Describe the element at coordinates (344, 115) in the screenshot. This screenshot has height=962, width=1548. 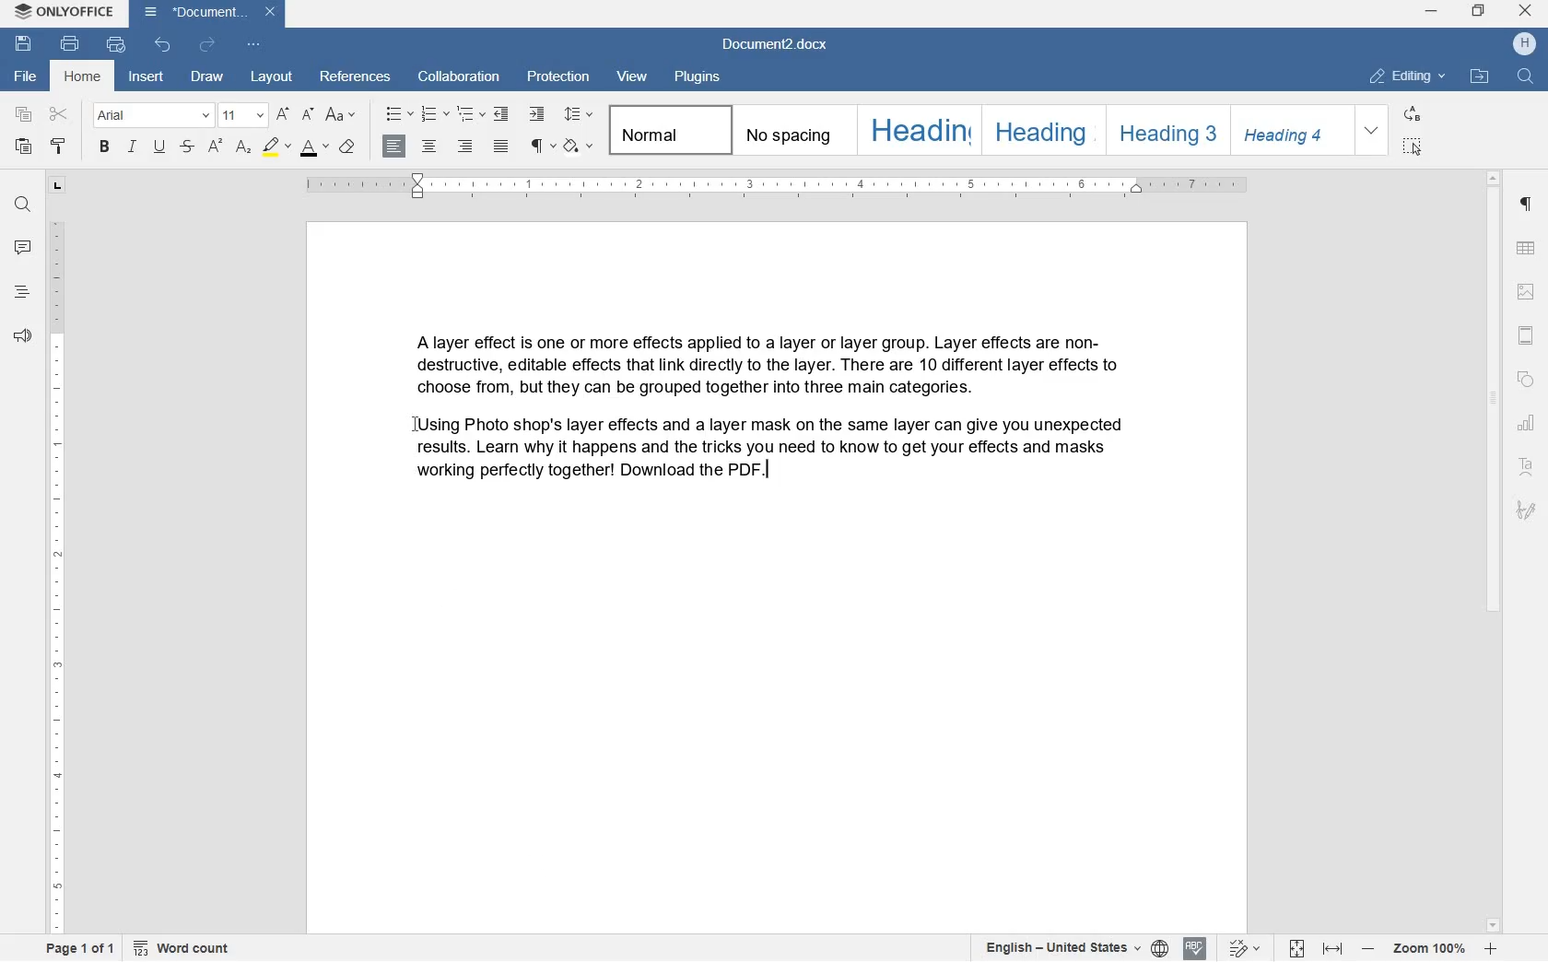
I see `CHANGE CASE` at that location.